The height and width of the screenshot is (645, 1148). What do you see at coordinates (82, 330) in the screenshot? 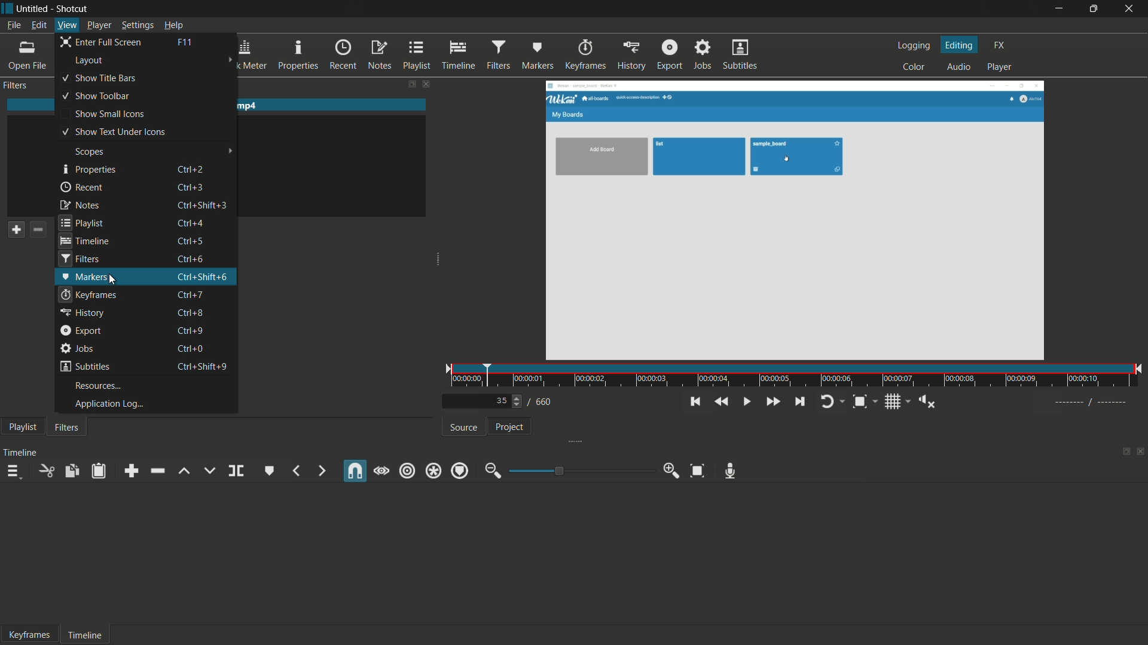
I see `export` at bounding box center [82, 330].